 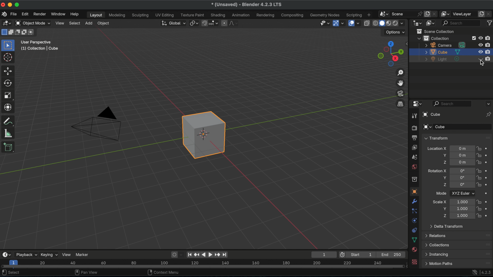 What do you see at coordinates (433, 38) in the screenshot?
I see `collection` at bounding box center [433, 38].